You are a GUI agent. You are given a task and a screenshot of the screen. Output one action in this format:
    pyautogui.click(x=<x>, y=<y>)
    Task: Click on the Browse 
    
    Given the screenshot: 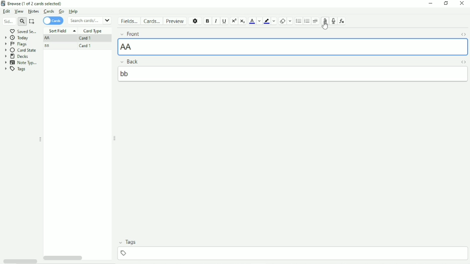 What is the action you would take?
    pyautogui.click(x=33, y=3)
    